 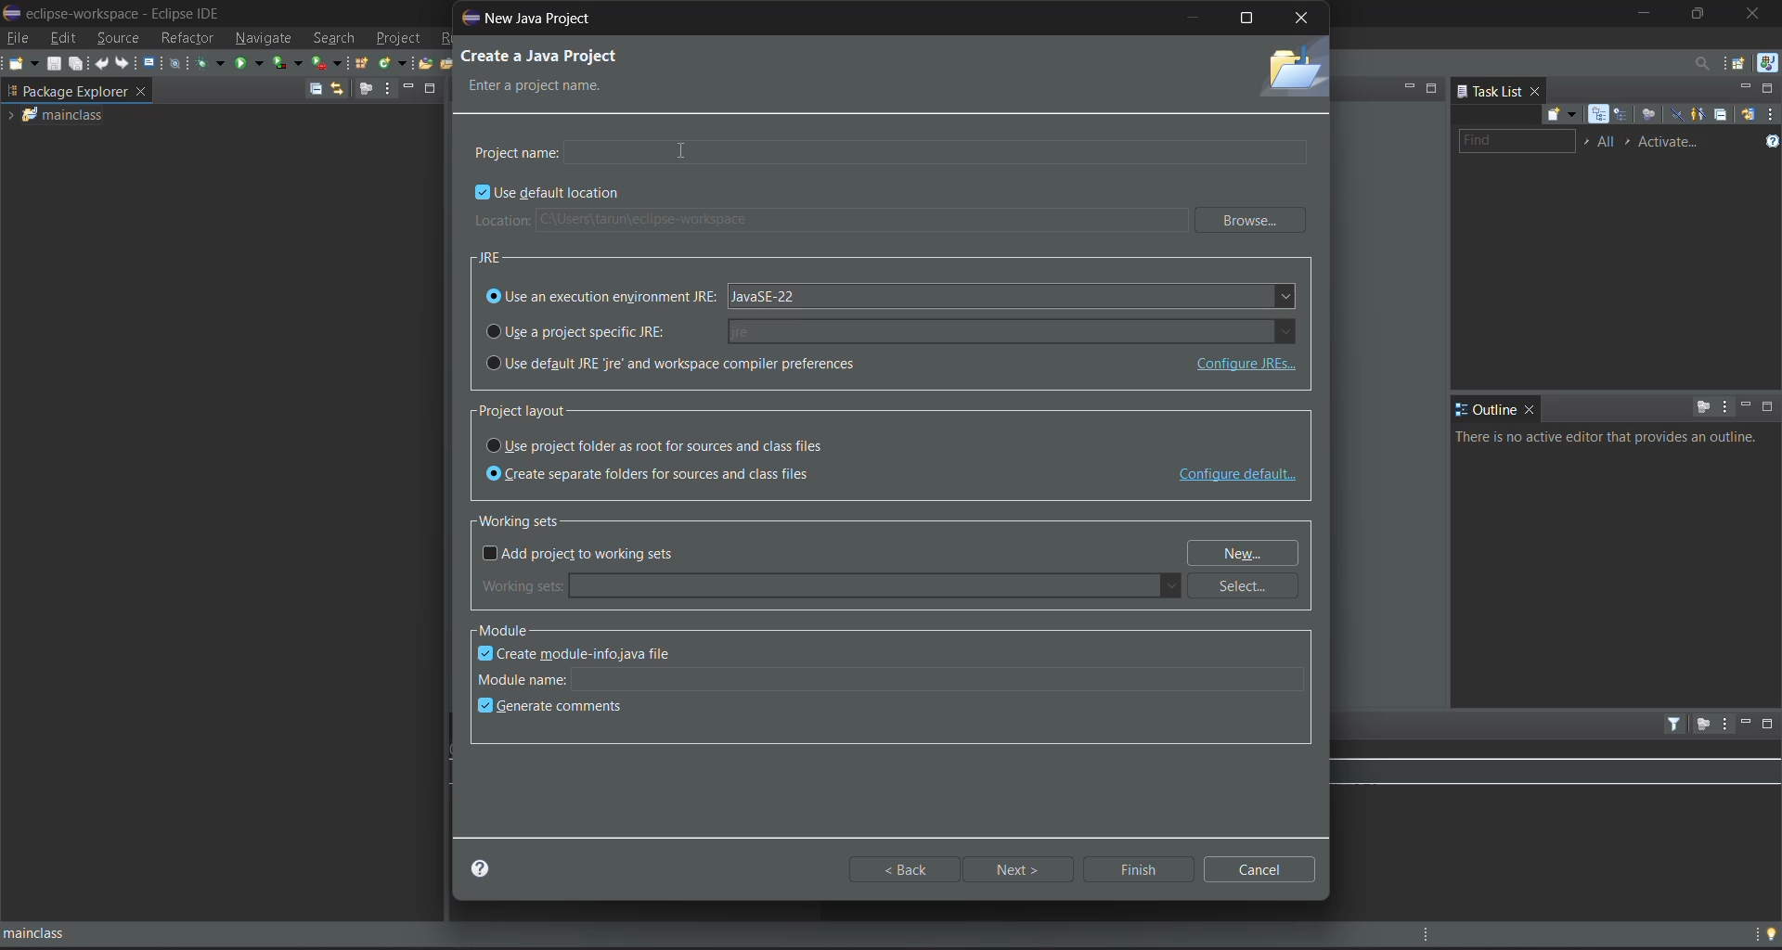 I want to click on module, so click(x=512, y=630).